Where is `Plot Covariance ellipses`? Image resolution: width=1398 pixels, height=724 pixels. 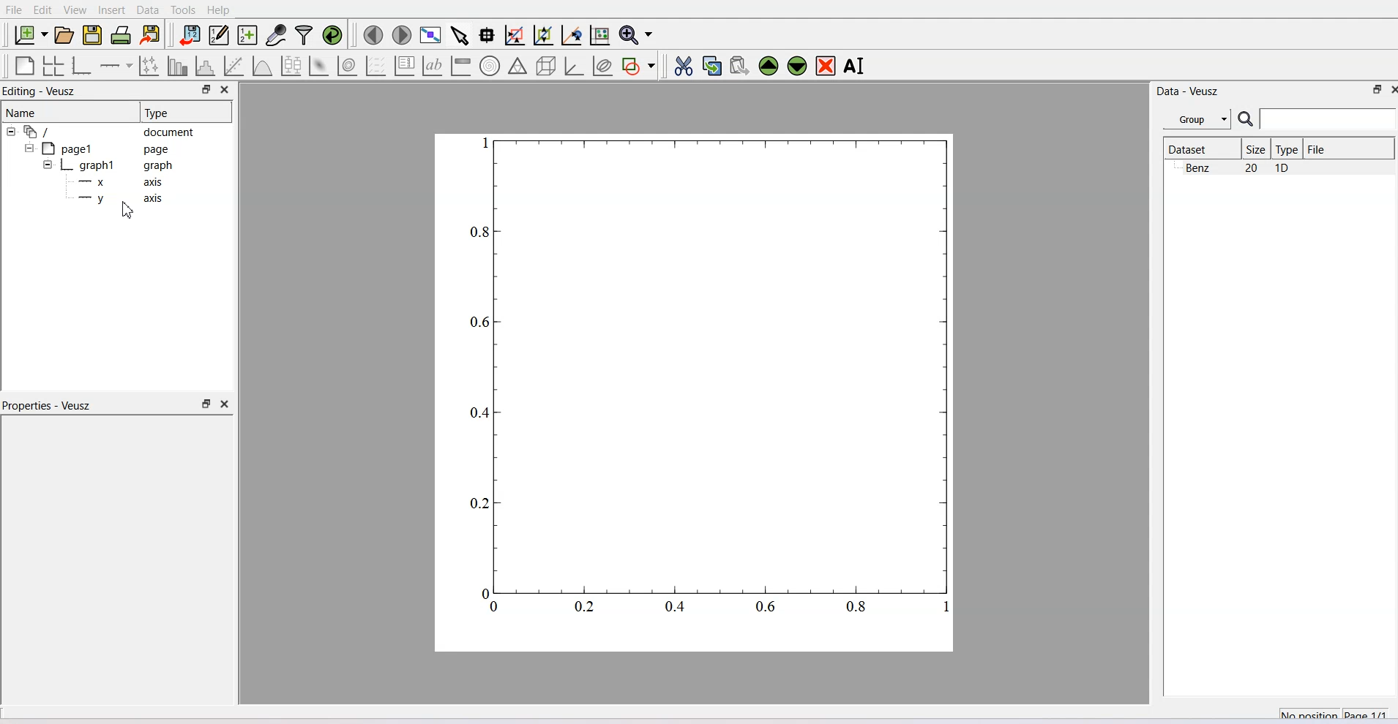
Plot Covariance ellipses is located at coordinates (604, 66).